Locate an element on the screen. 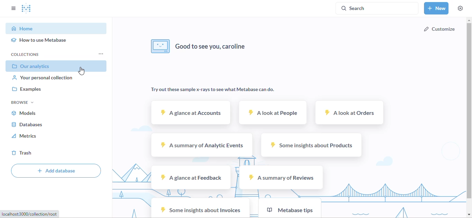 This screenshot has height=218, width=472. cursor is located at coordinates (82, 71).